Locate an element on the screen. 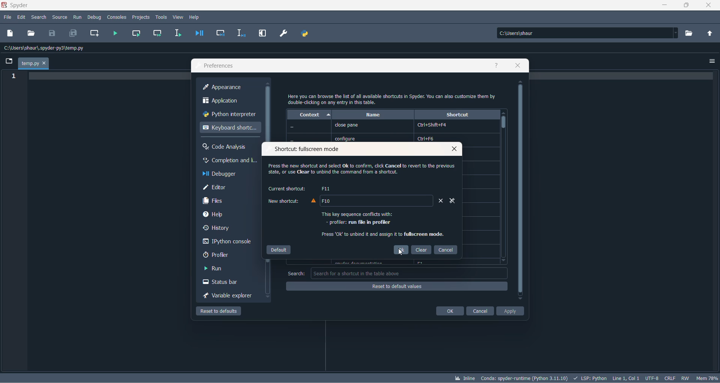  proflier is located at coordinates (225, 255).